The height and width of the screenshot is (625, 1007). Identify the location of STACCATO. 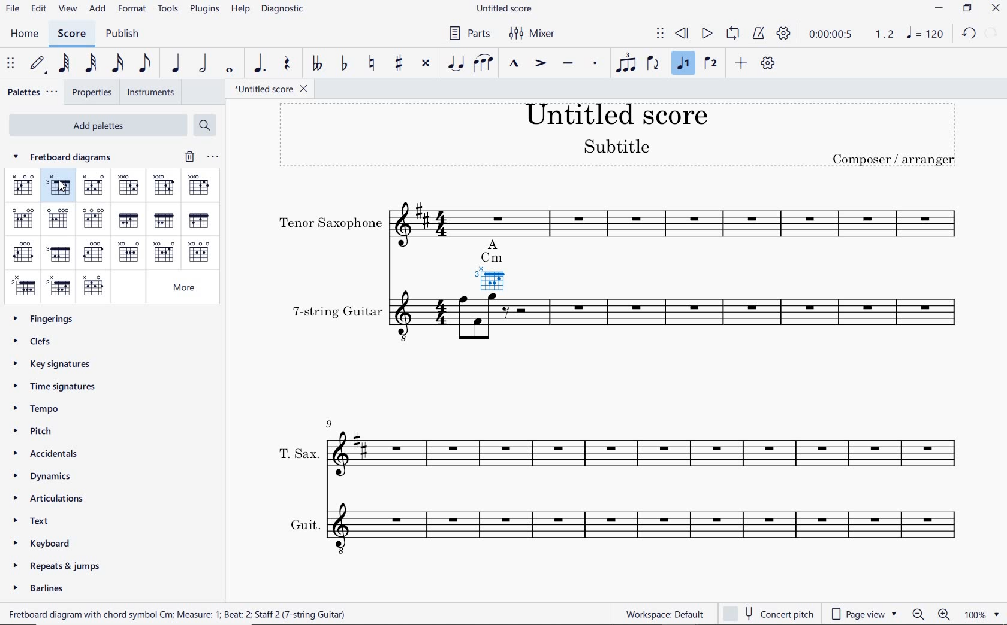
(594, 64).